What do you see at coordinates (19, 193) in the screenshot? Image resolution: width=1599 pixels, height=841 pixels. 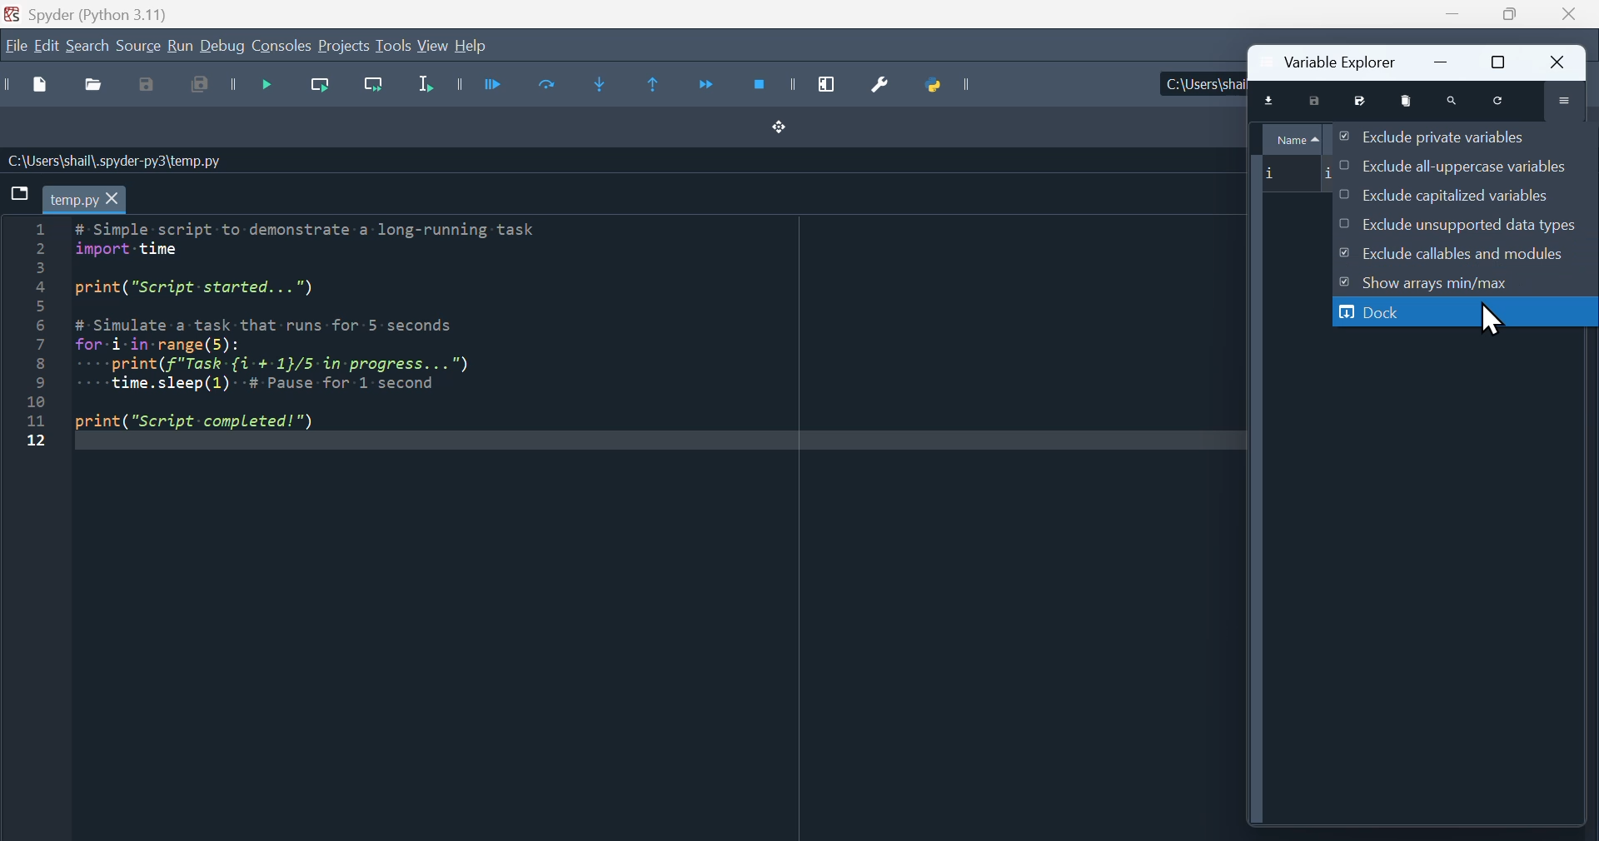 I see `browse tabs` at bounding box center [19, 193].